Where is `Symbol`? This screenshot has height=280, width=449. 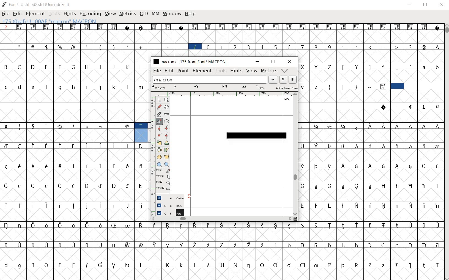 Symbol is located at coordinates (357, 186).